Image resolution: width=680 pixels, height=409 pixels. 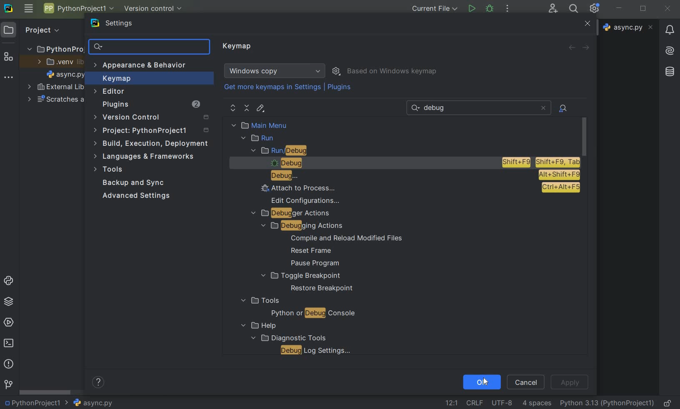 What do you see at coordinates (418, 188) in the screenshot?
I see `attachment` at bounding box center [418, 188].